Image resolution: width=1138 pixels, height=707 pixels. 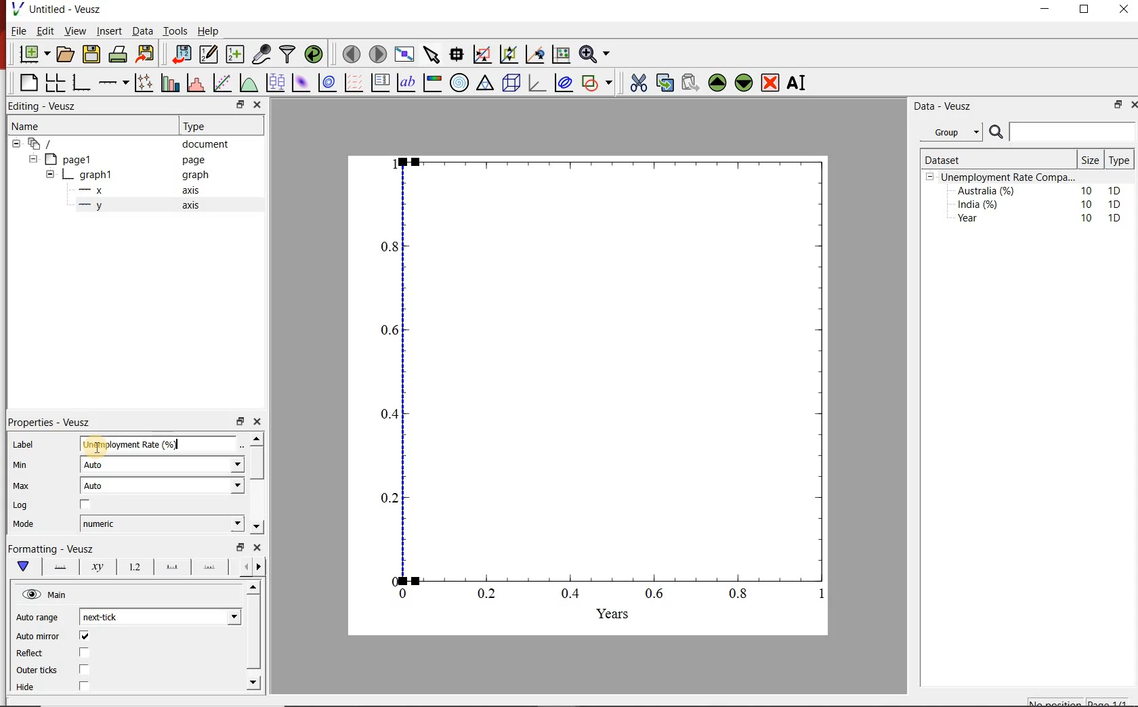 I want to click on | File, so click(x=16, y=30).